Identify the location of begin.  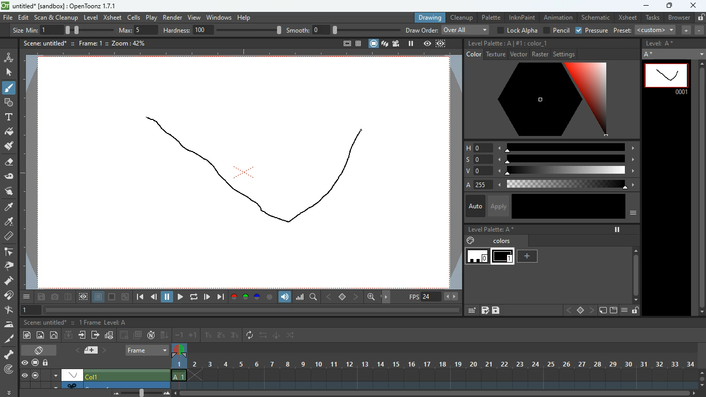
(140, 298).